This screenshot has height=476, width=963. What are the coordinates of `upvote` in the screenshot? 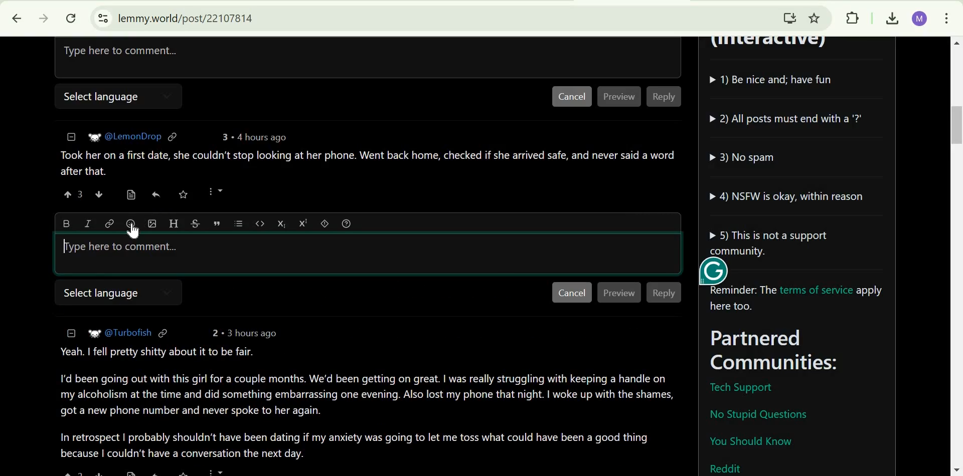 It's located at (74, 194).